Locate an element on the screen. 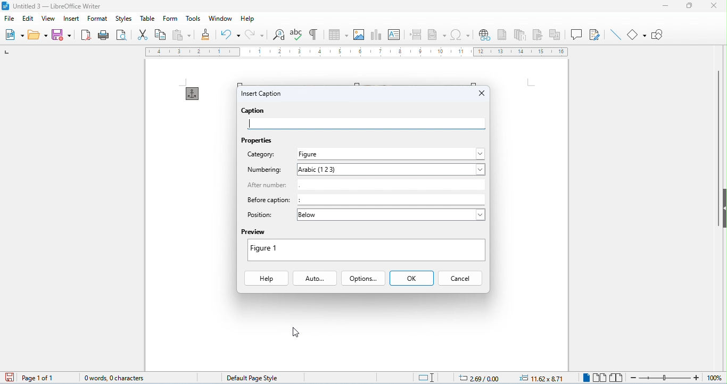 The height and width of the screenshot is (384, 727). object position is located at coordinates (542, 378).